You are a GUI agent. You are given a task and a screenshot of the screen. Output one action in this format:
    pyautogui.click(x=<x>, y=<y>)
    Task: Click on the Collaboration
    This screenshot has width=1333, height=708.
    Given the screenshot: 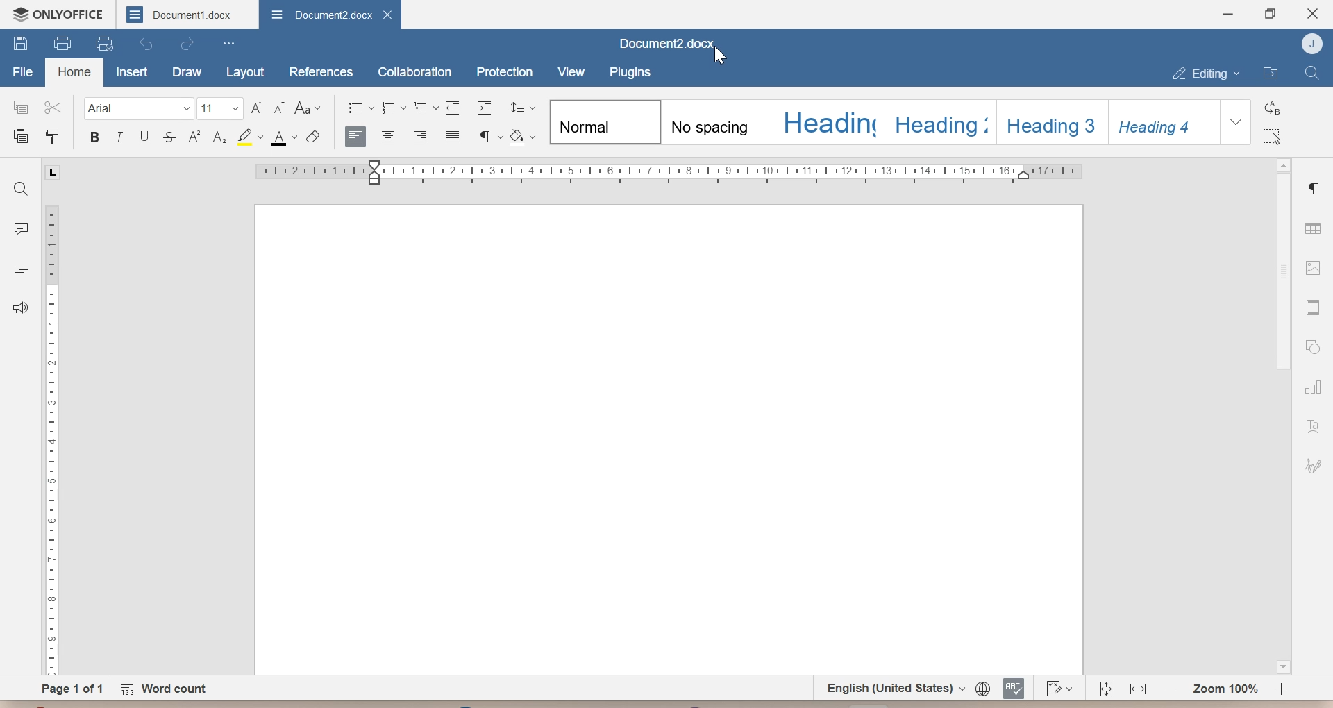 What is the action you would take?
    pyautogui.click(x=416, y=70)
    